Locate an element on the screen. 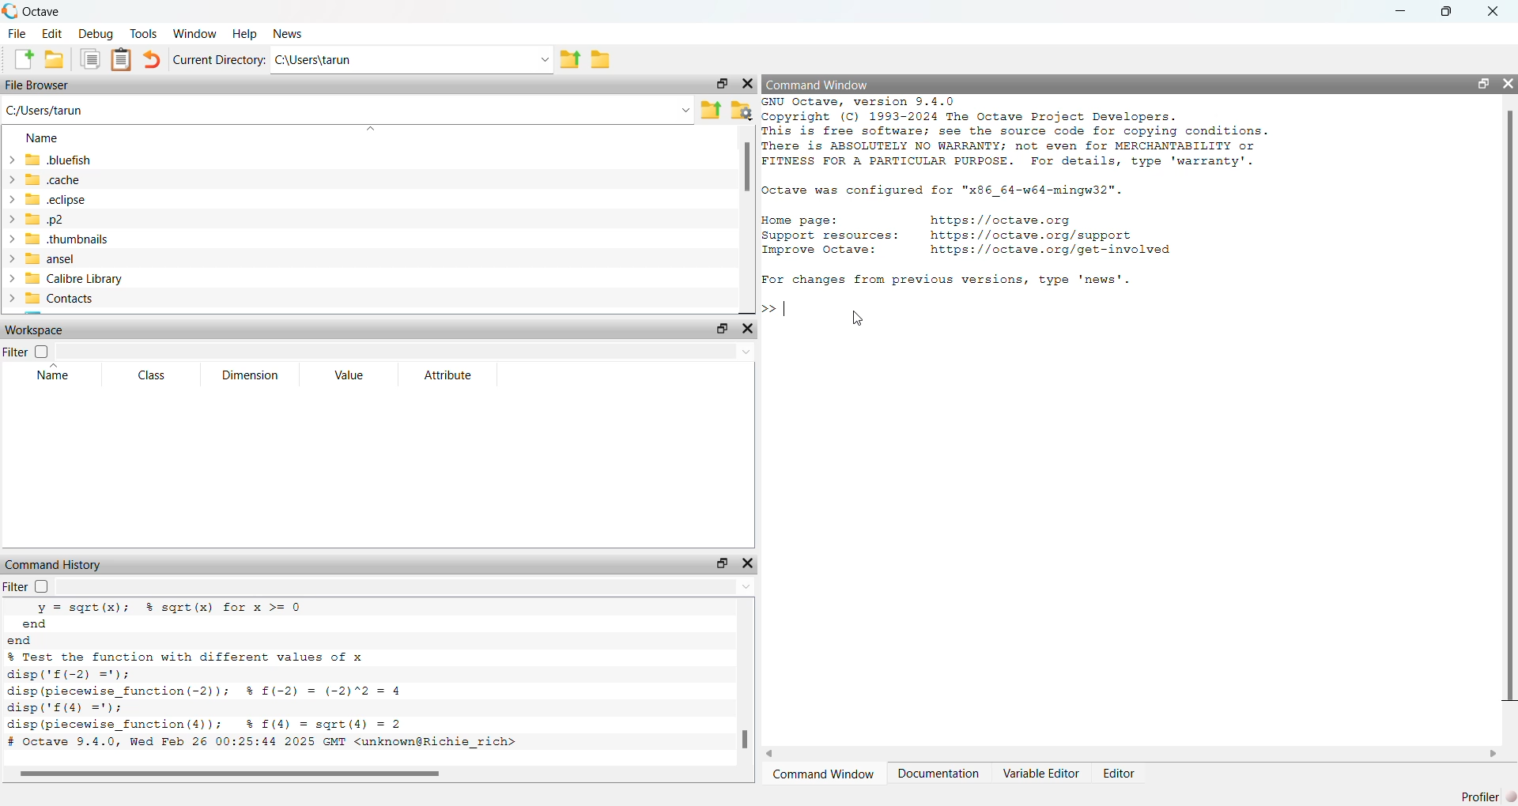  Variable Editor is located at coordinates (1041, 773).